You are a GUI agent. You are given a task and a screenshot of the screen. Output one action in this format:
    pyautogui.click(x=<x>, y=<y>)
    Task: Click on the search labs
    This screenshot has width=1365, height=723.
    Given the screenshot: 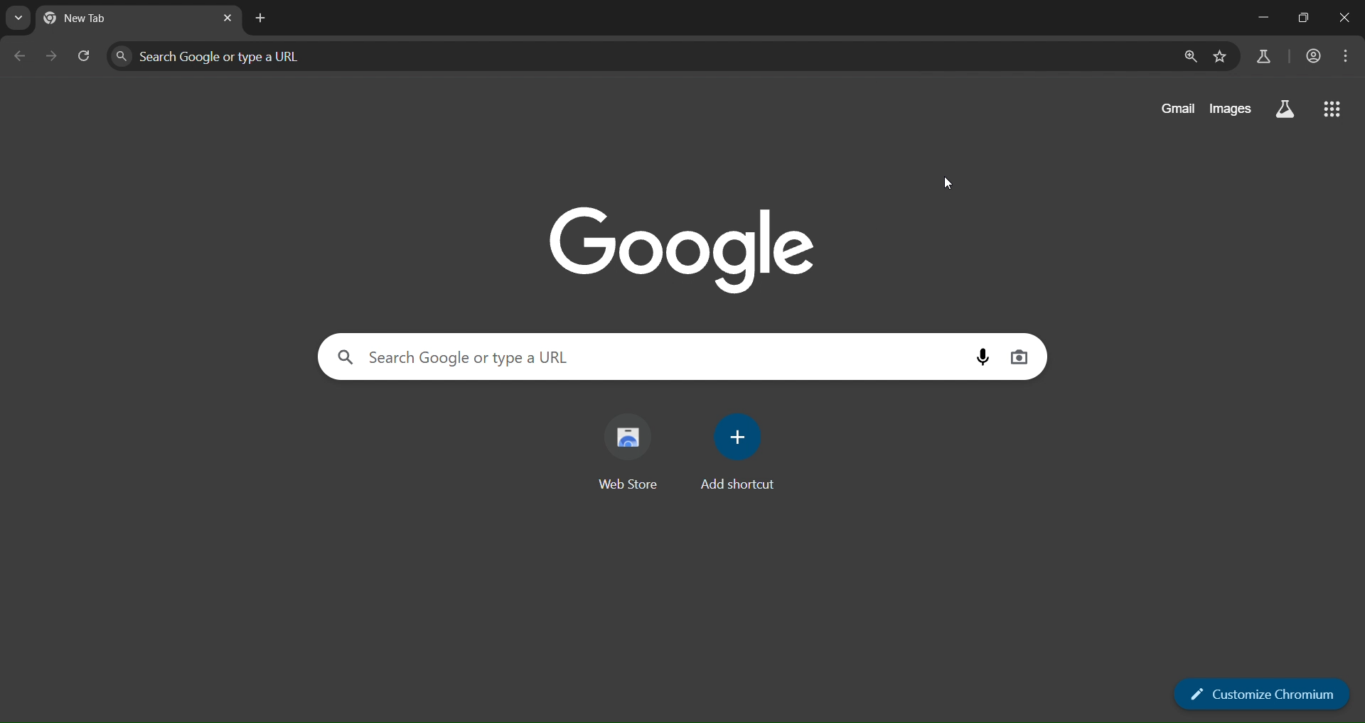 What is the action you would take?
    pyautogui.click(x=1263, y=56)
    